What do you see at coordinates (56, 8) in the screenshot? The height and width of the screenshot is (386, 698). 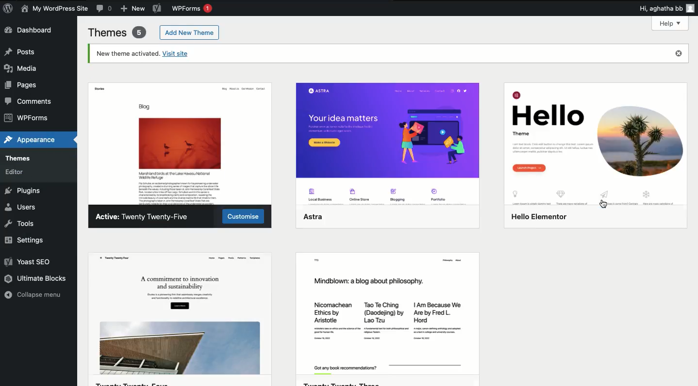 I see `News` at bounding box center [56, 8].